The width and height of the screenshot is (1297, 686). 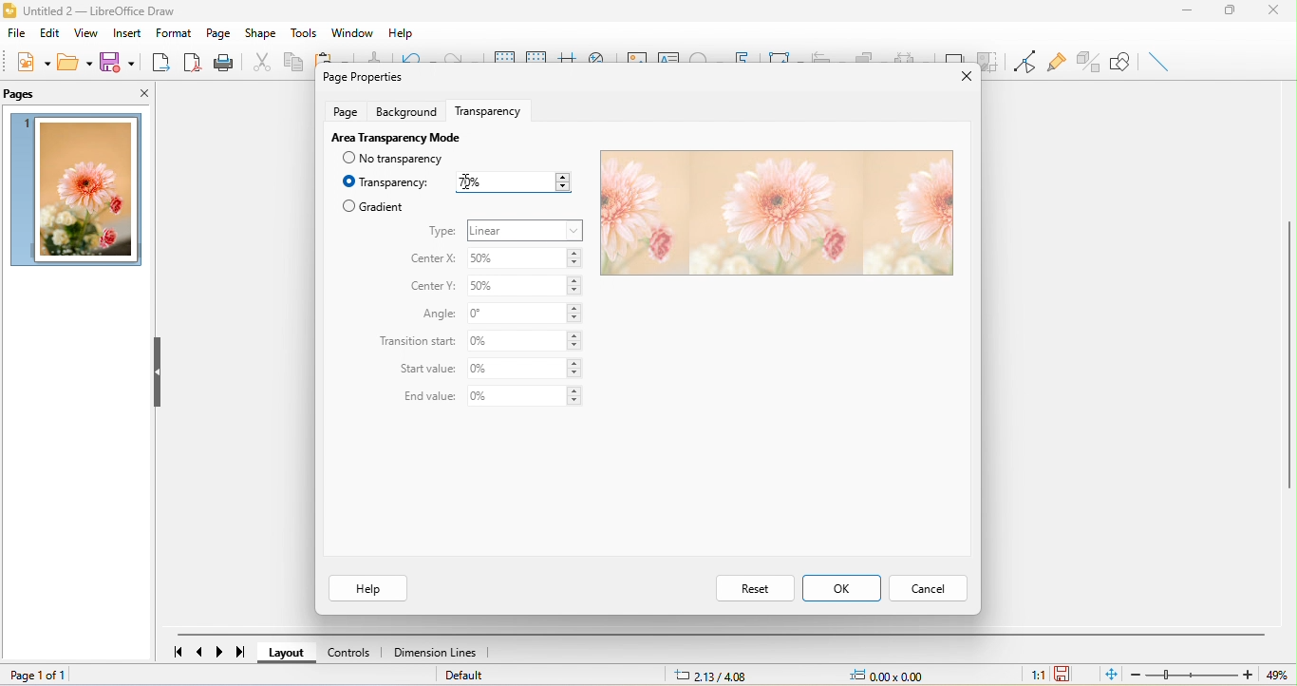 What do you see at coordinates (1159, 61) in the screenshot?
I see `insert line` at bounding box center [1159, 61].